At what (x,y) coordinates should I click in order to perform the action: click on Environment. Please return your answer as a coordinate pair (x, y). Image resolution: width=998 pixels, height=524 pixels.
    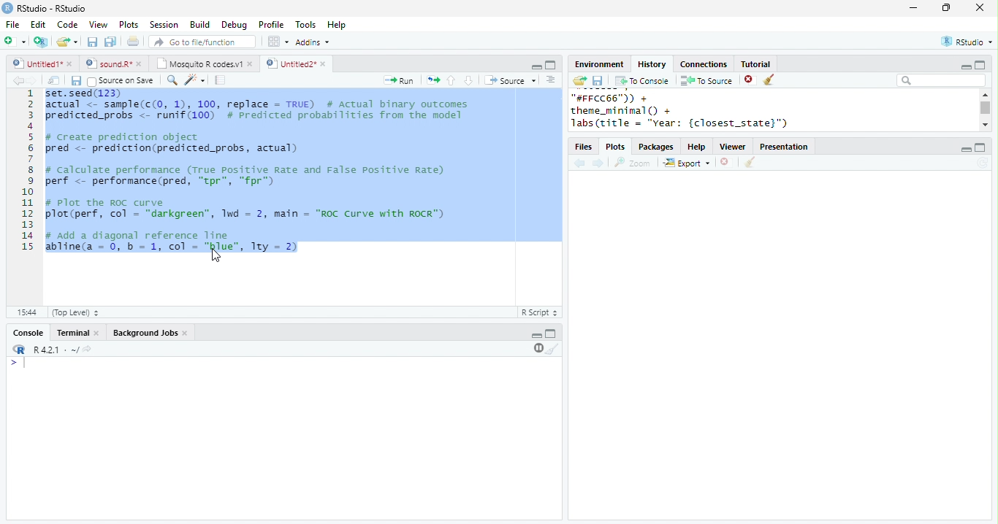
    Looking at the image, I should click on (598, 64).